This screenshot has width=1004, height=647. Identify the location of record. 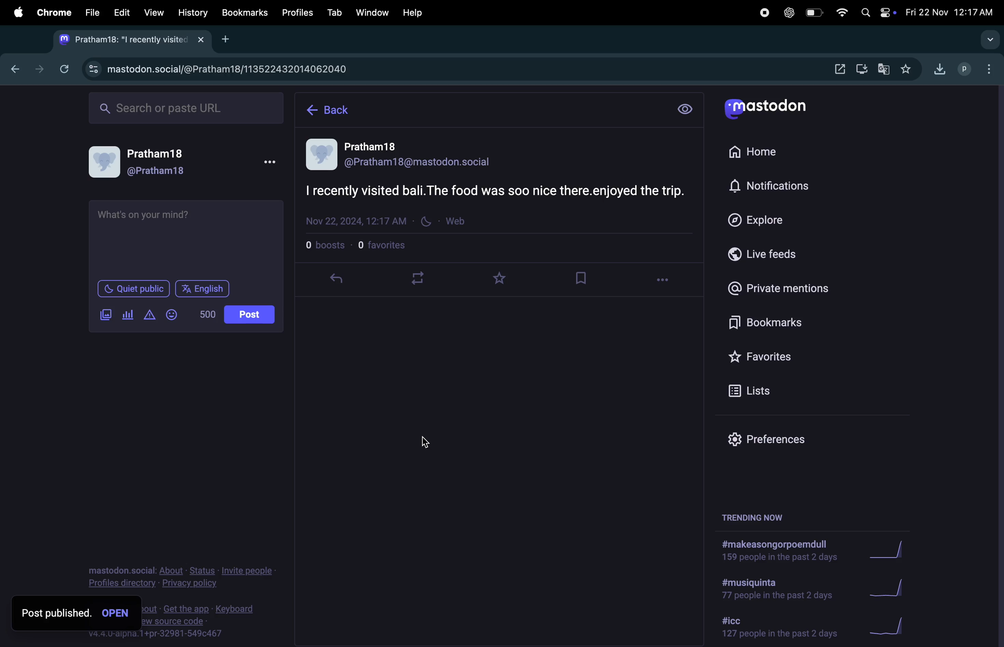
(762, 13).